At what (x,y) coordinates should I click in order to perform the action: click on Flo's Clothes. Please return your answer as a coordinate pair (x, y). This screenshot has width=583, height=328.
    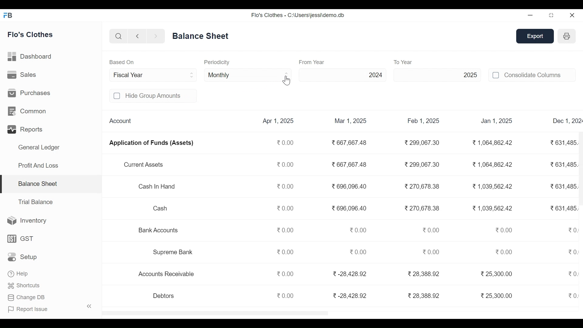
    Looking at the image, I should click on (31, 35).